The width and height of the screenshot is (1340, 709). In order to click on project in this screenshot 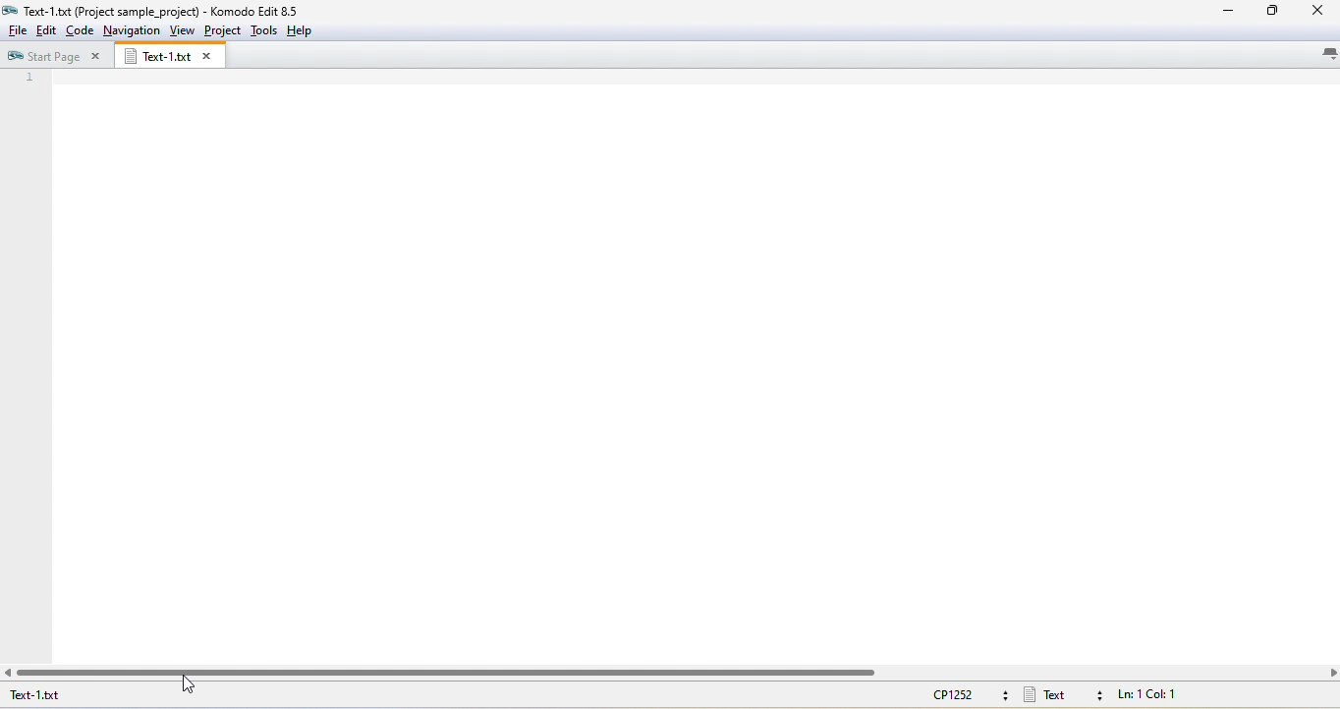, I will do `click(222, 31)`.